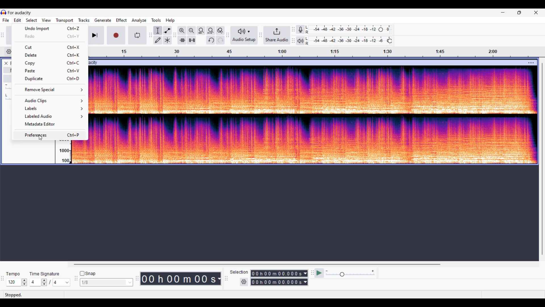 Image resolution: width=545 pixels, height=307 pixels. I want to click on Indicates selection duration, so click(239, 272).